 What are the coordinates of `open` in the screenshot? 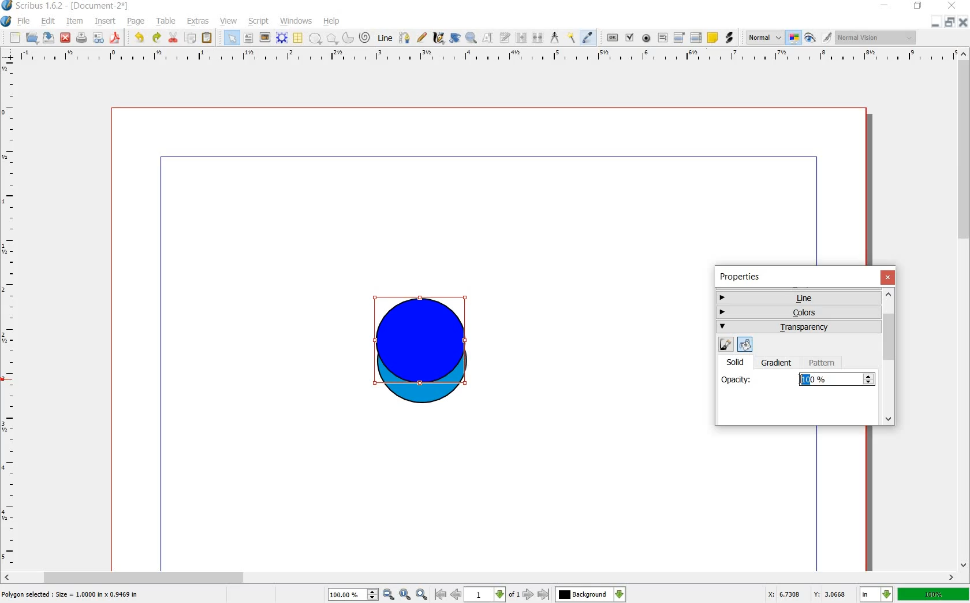 It's located at (31, 38).